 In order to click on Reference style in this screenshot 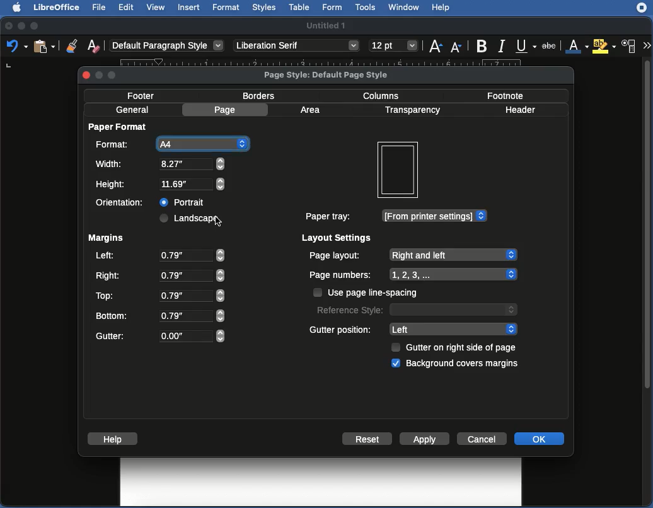, I will do `click(417, 311)`.